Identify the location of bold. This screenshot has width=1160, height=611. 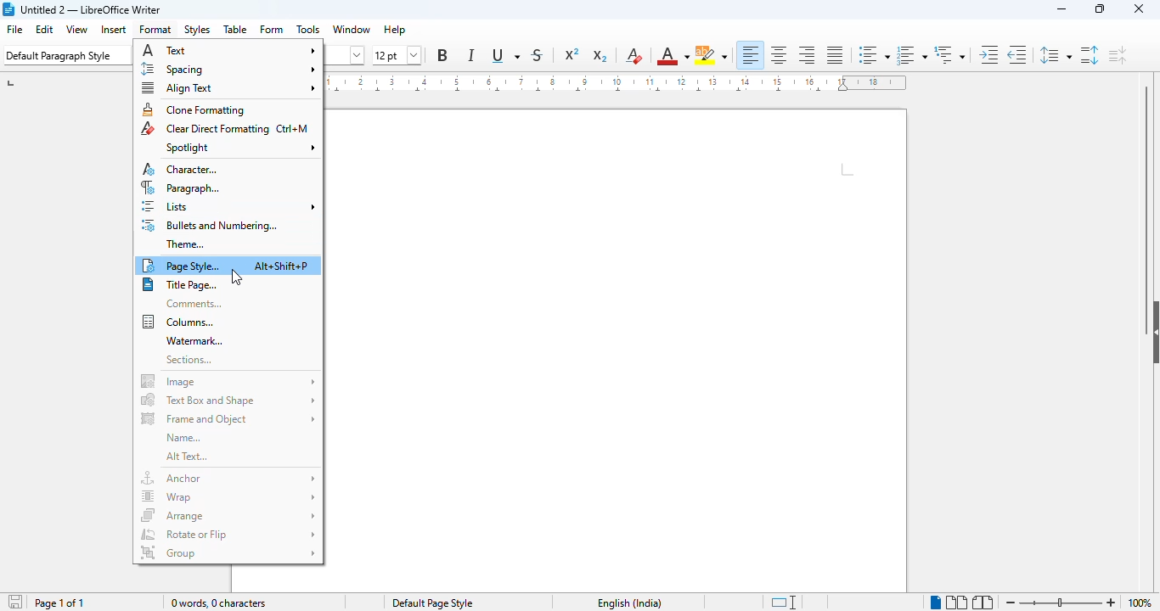
(442, 55).